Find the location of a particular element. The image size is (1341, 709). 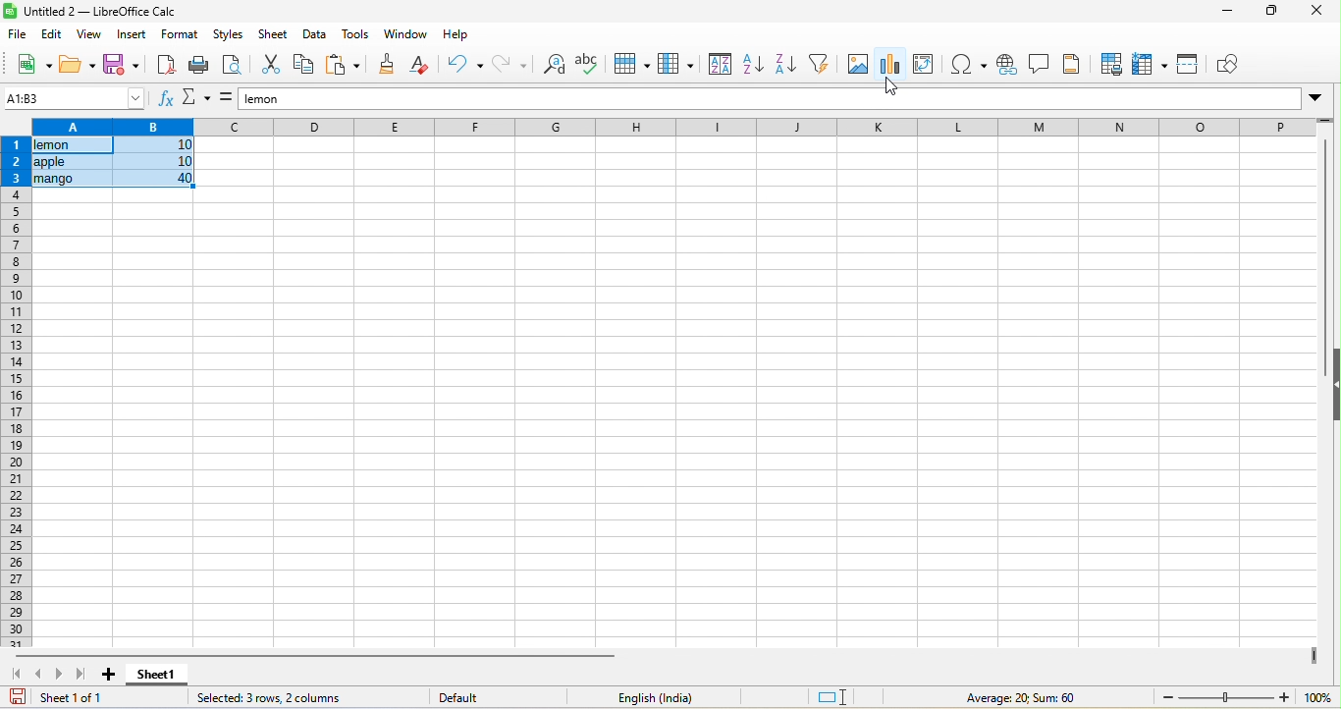

sort ascending is located at coordinates (756, 66).